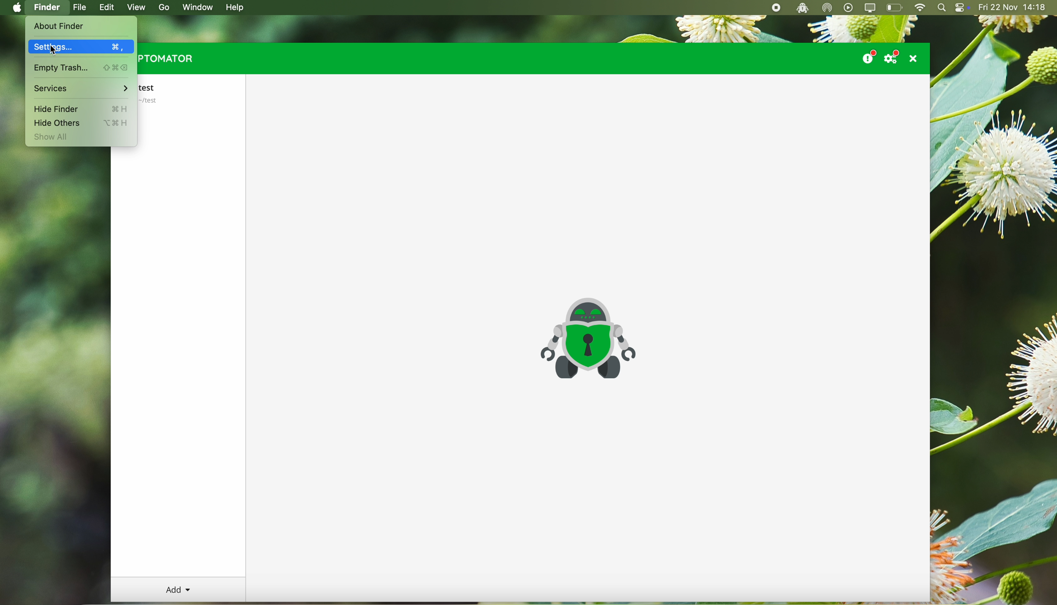  Describe the element at coordinates (774, 8) in the screenshot. I see `stop recording` at that location.